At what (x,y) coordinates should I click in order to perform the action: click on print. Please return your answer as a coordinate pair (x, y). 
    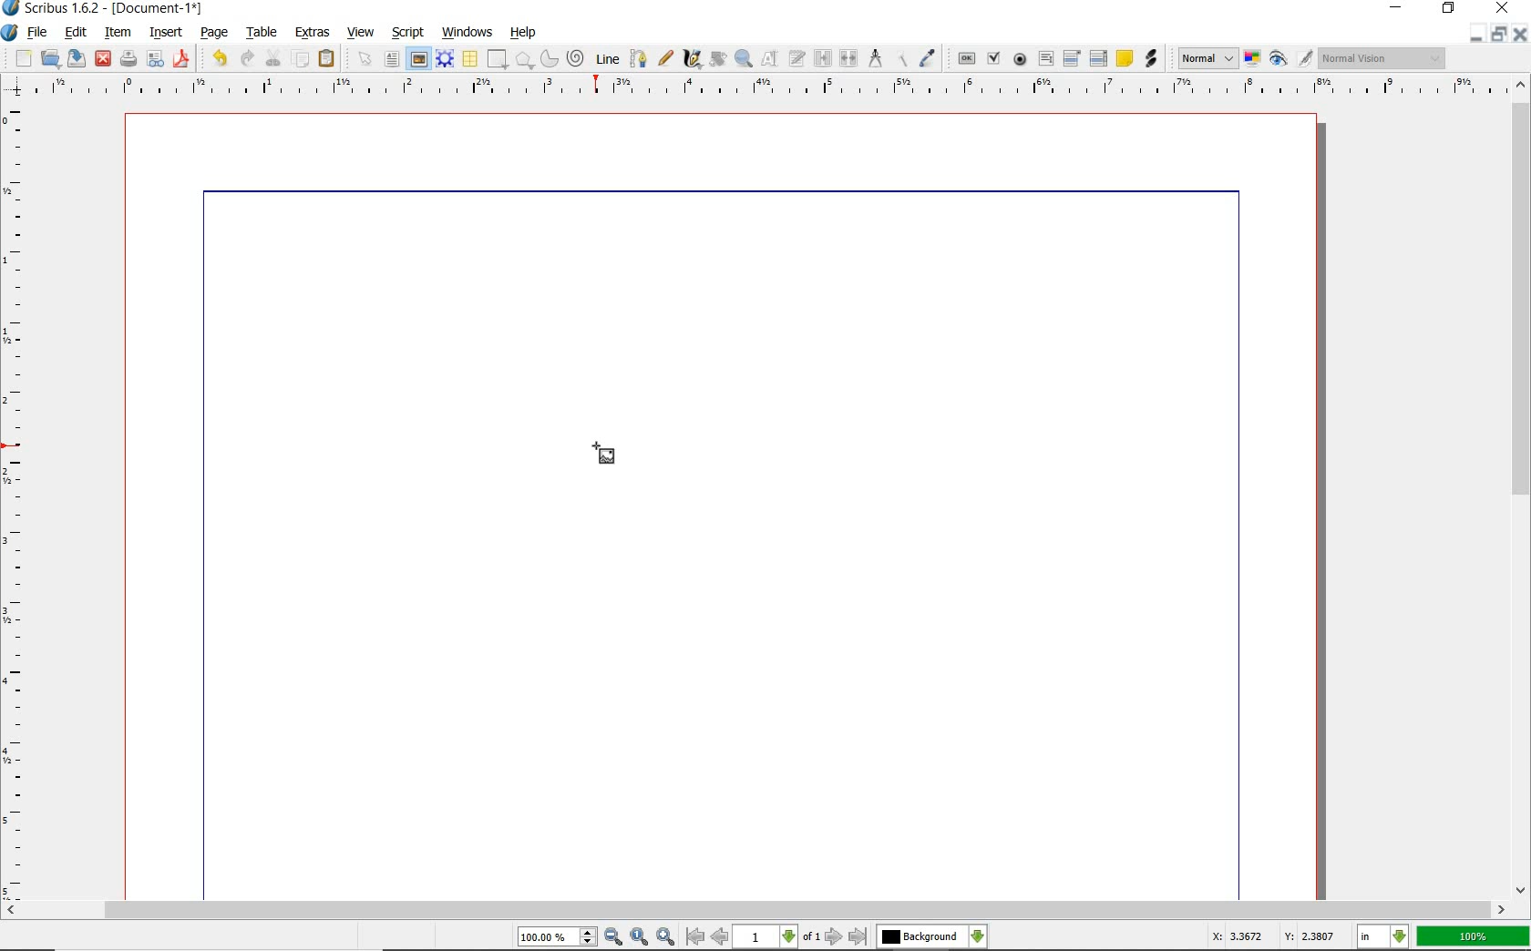
    Looking at the image, I should click on (128, 57).